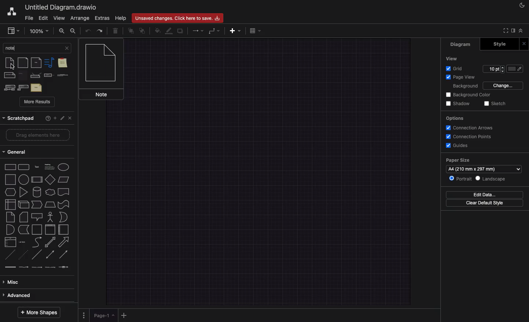 The height and width of the screenshot is (322, 529). Describe the element at coordinates (459, 104) in the screenshot. I see `Shadow` at that location.